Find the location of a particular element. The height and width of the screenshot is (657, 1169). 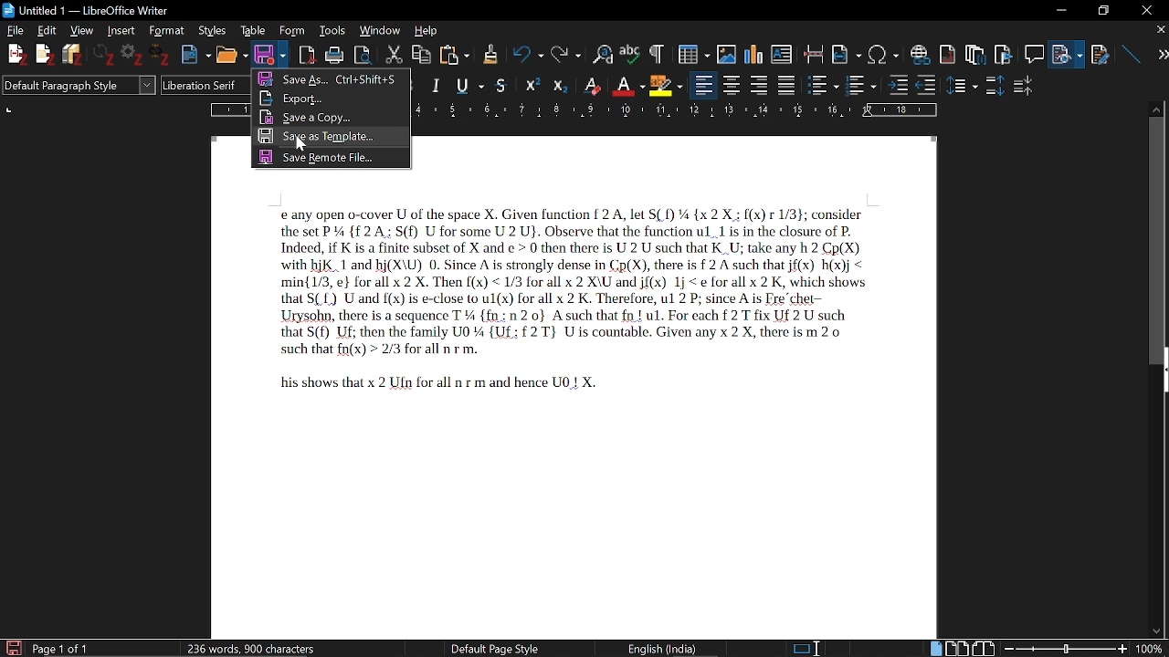

single page is located at coordinates (936, 648).